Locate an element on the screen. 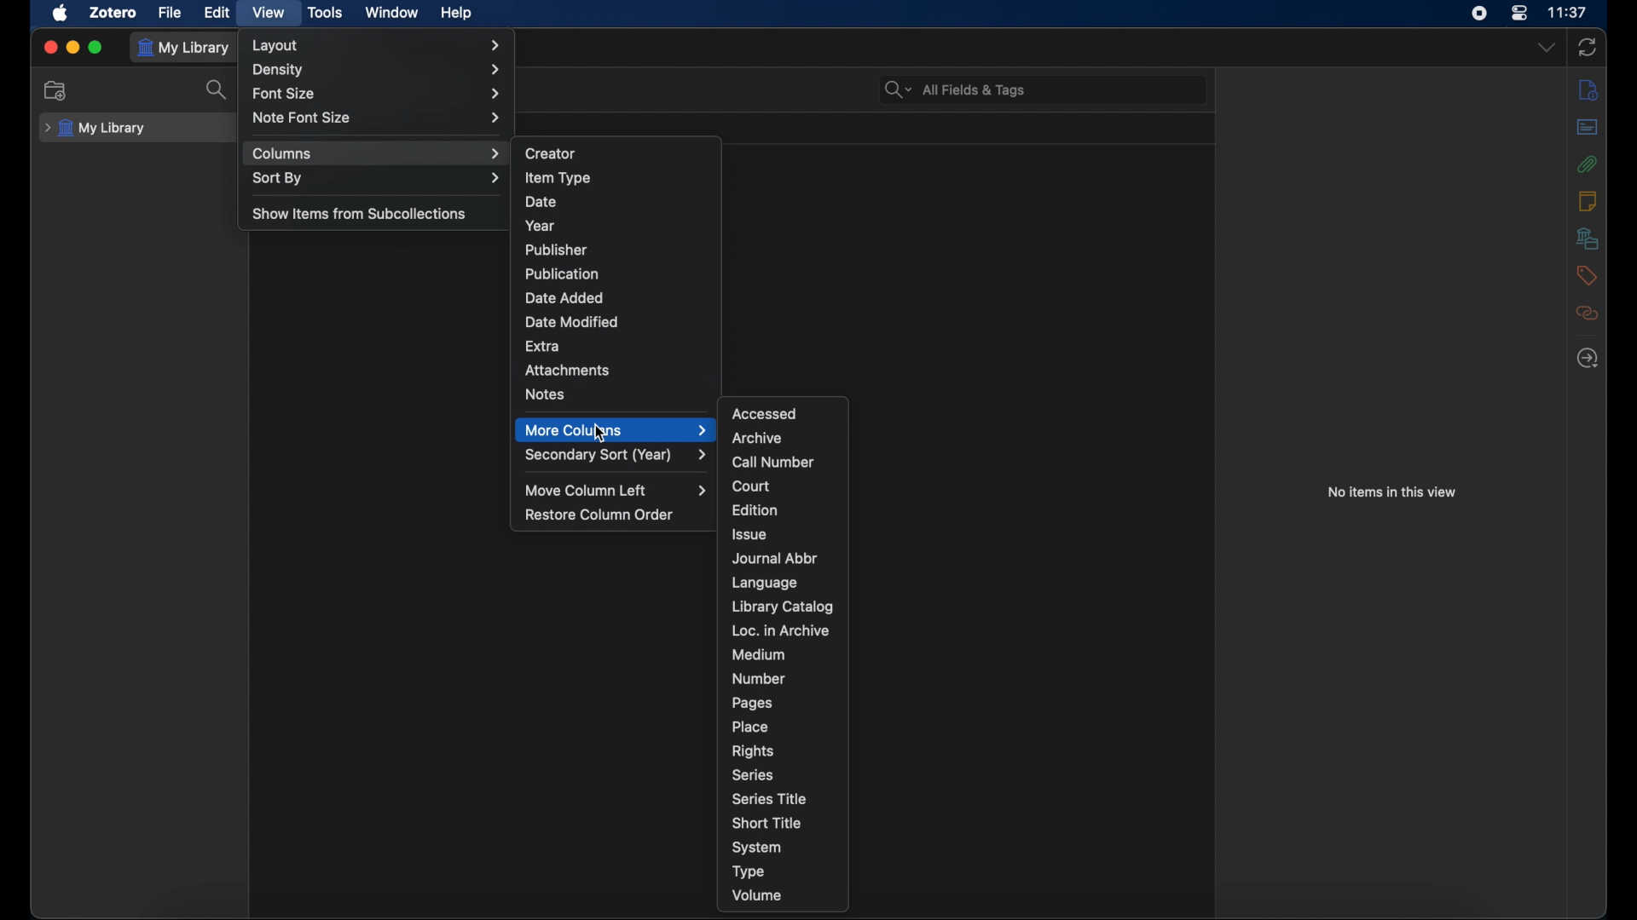  dropdown is located at coordinates (1545, 46).